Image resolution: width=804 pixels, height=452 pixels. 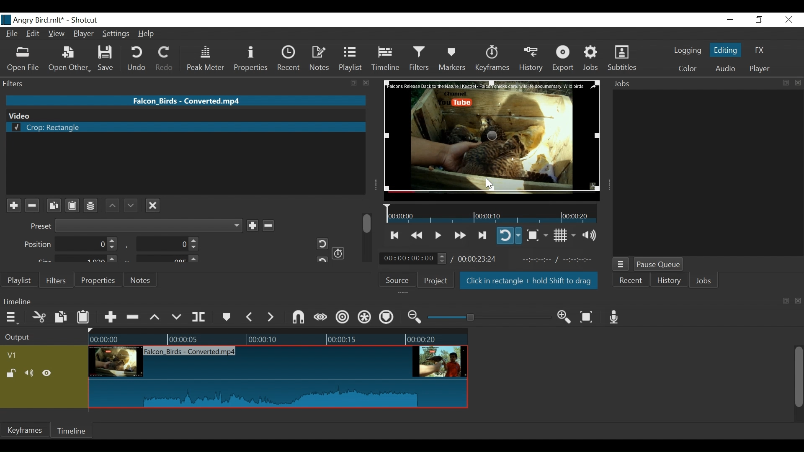 What do you see at coordinates (400, 279) in the screenshot?
I see `Source` at bounding box center [400, 279].